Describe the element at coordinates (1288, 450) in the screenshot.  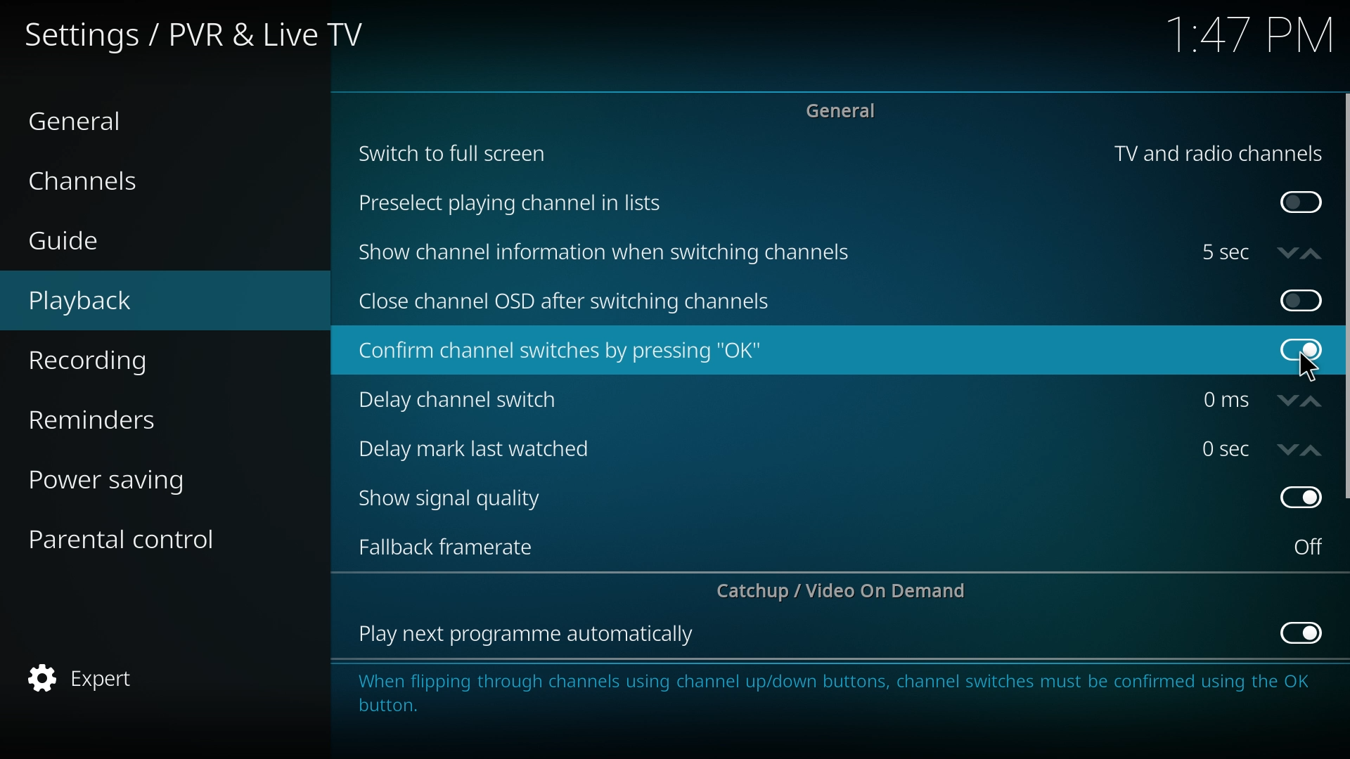
I see `decrease time` at that location.